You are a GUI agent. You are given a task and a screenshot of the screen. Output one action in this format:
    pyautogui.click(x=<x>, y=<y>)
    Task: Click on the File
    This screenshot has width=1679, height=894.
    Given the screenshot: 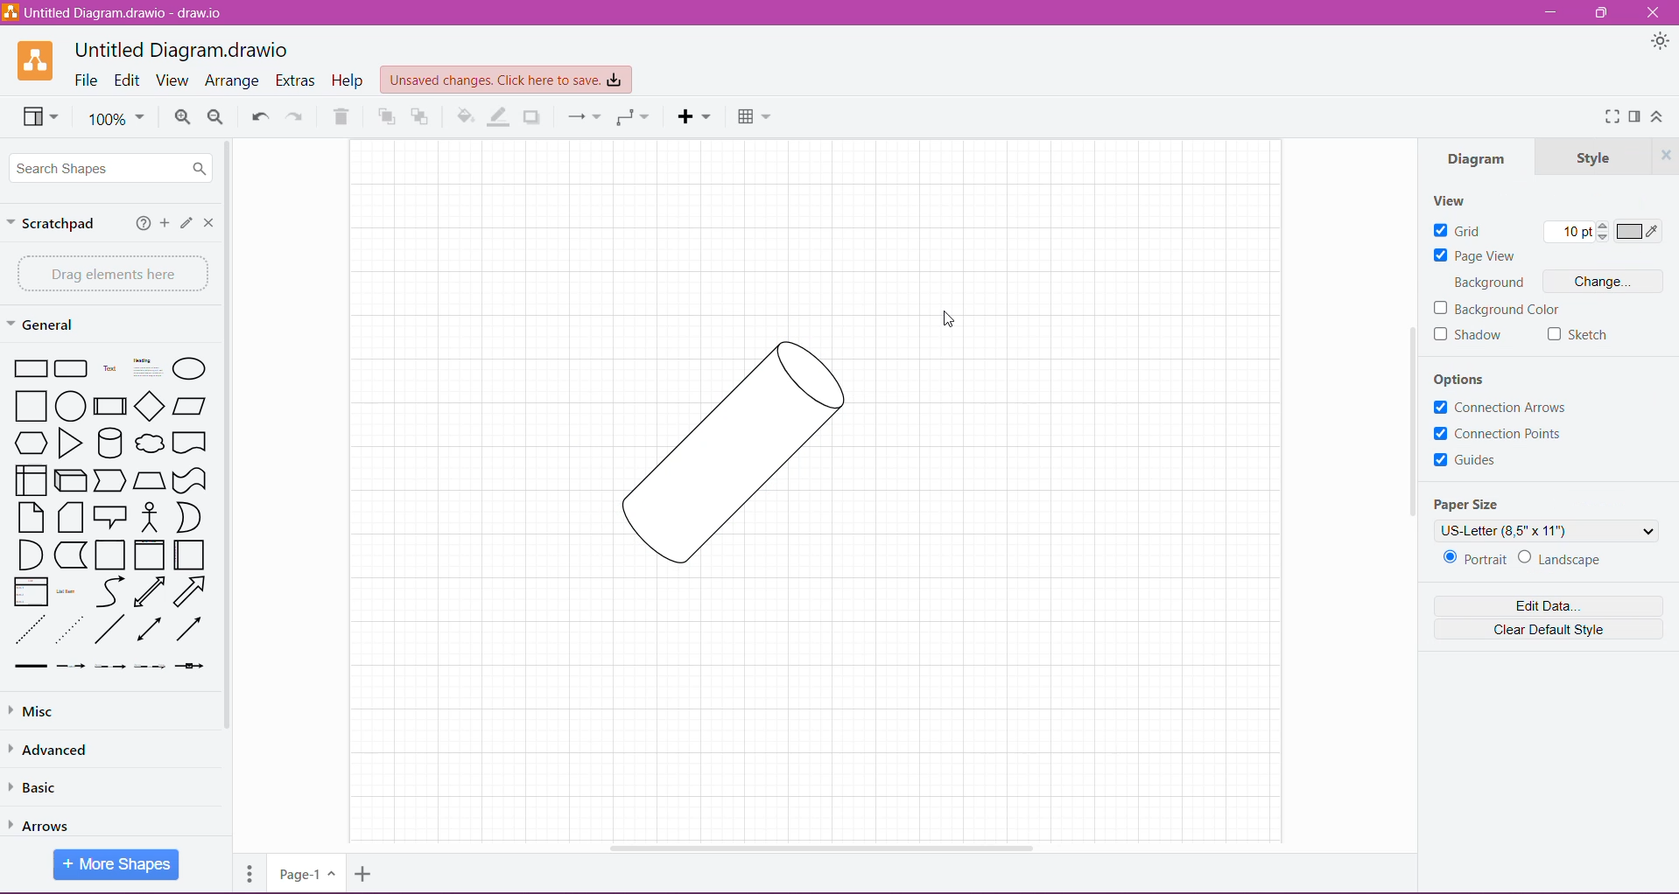 What is the action you would take?
    pyautogui.click(x=87, y=81)
    